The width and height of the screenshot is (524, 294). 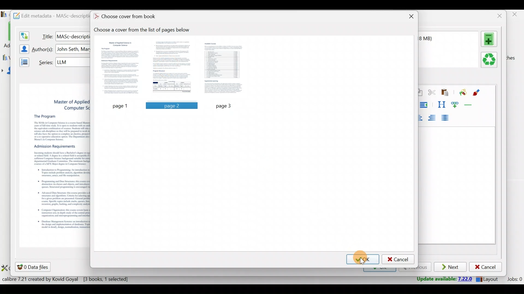 What do you see at coordinates (44, 62) in the screenshot?
I see `Series` at bounding box center [44, 62].